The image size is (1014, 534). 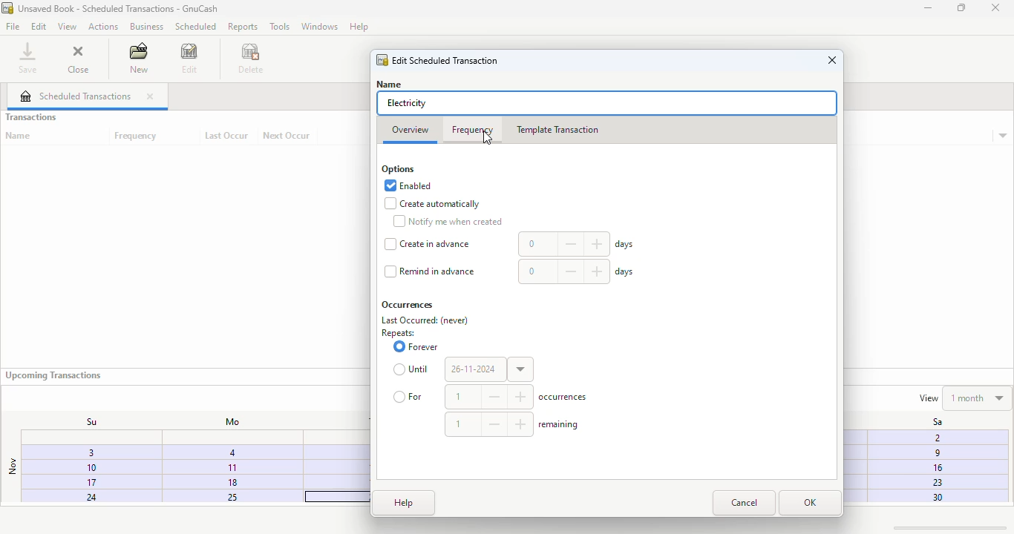 I want to click on business, so click(x=146, y=26).